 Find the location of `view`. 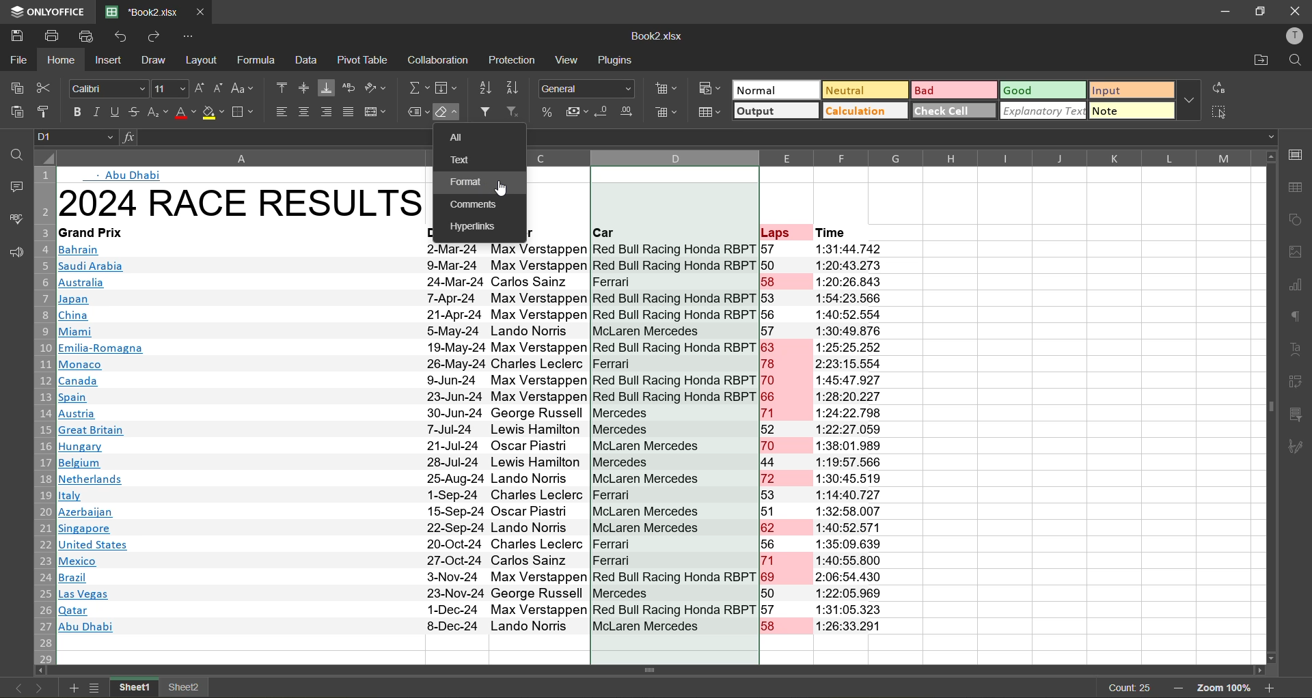

view is located at coordinates (566, 59).